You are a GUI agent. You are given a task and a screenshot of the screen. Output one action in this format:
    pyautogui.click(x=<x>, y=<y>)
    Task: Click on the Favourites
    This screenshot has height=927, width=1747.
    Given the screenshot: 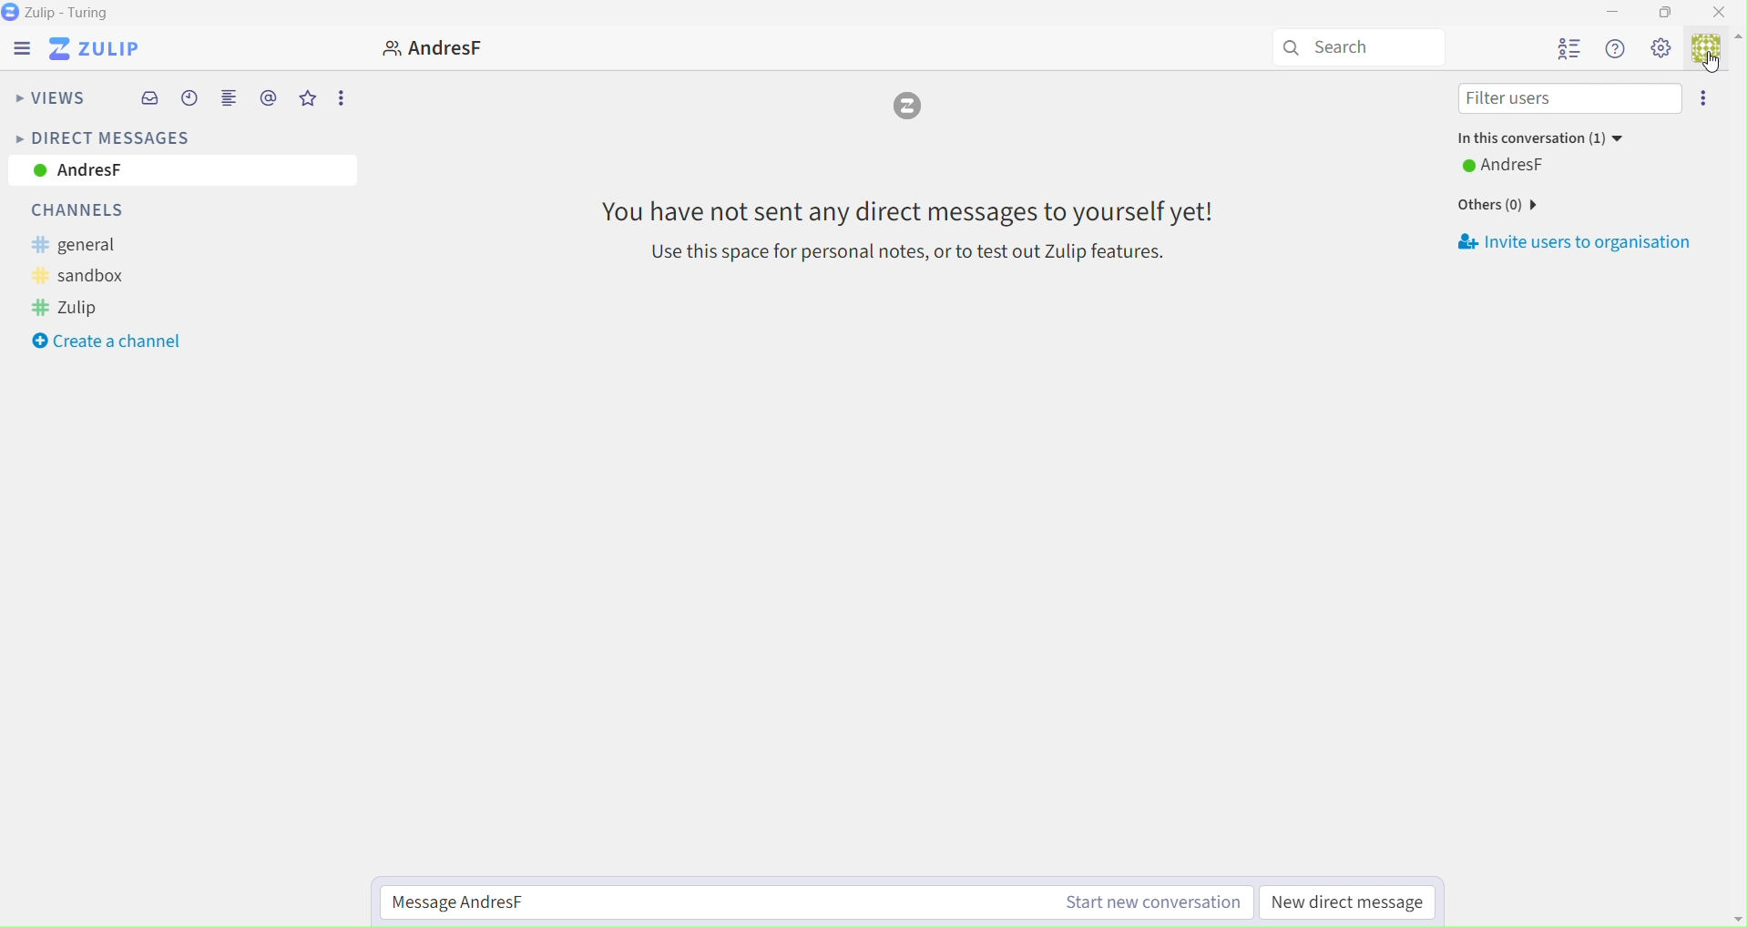 What is the action you would take?
    pyautogui.click(x=308, y=99)
    